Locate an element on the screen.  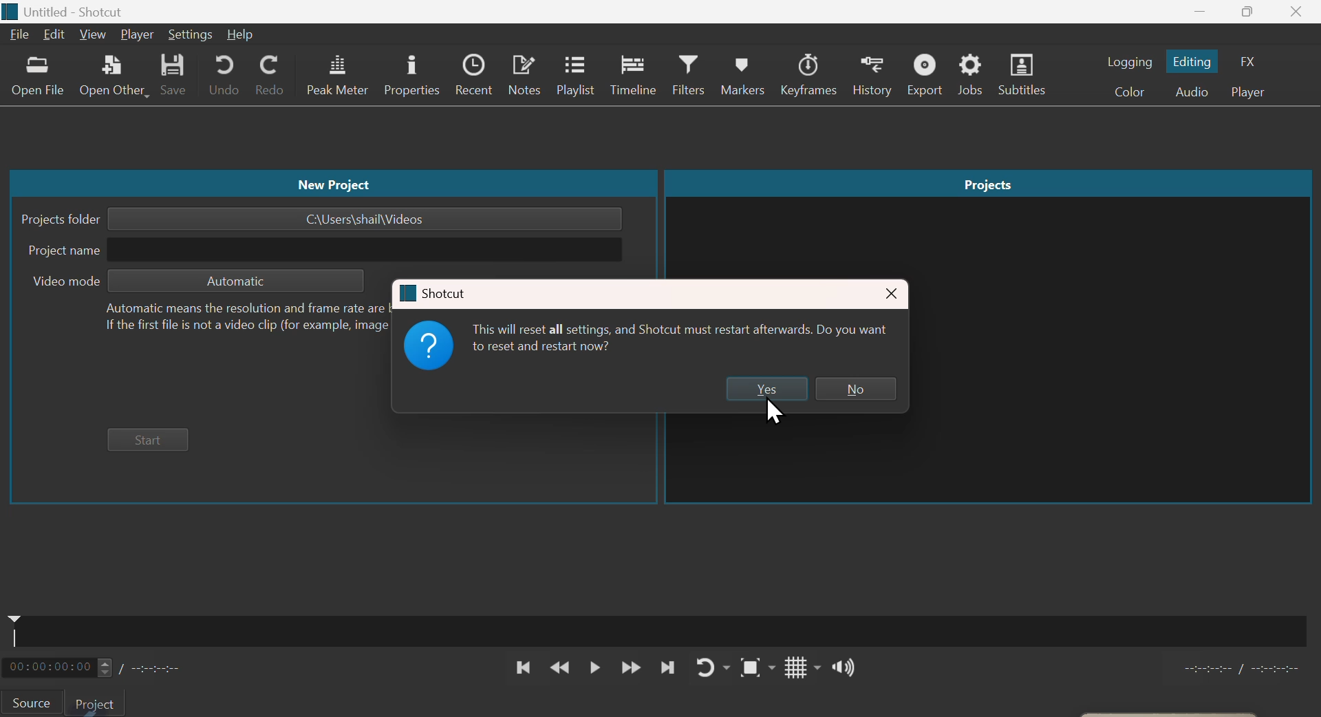
Unbtitled-Shortcut is located at coordinates (89, 10).